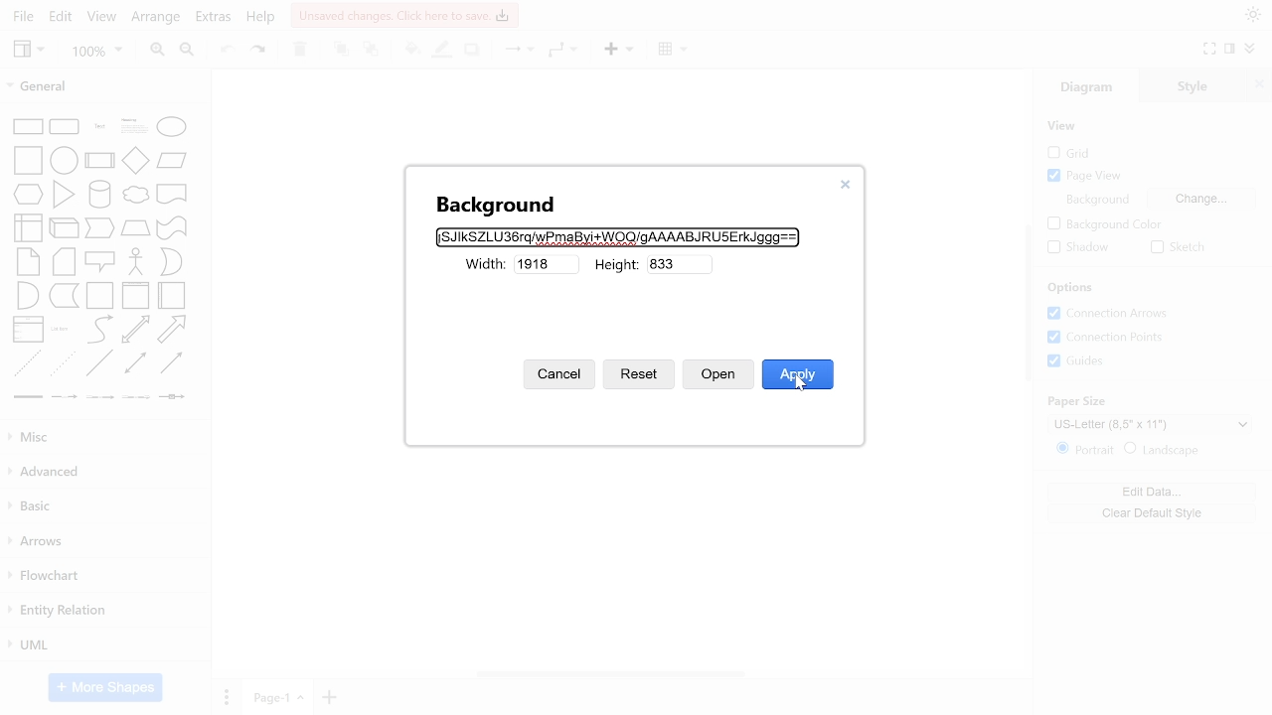  I want to click on cancel, so click(561, 373).